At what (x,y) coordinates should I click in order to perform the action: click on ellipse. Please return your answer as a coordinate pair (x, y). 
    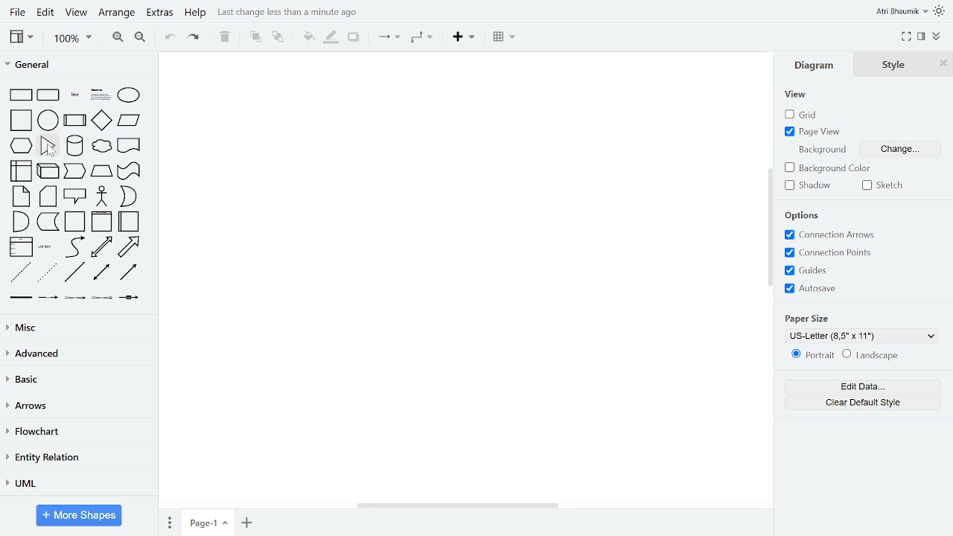
    Looking at the image, I should click on (130, 95).